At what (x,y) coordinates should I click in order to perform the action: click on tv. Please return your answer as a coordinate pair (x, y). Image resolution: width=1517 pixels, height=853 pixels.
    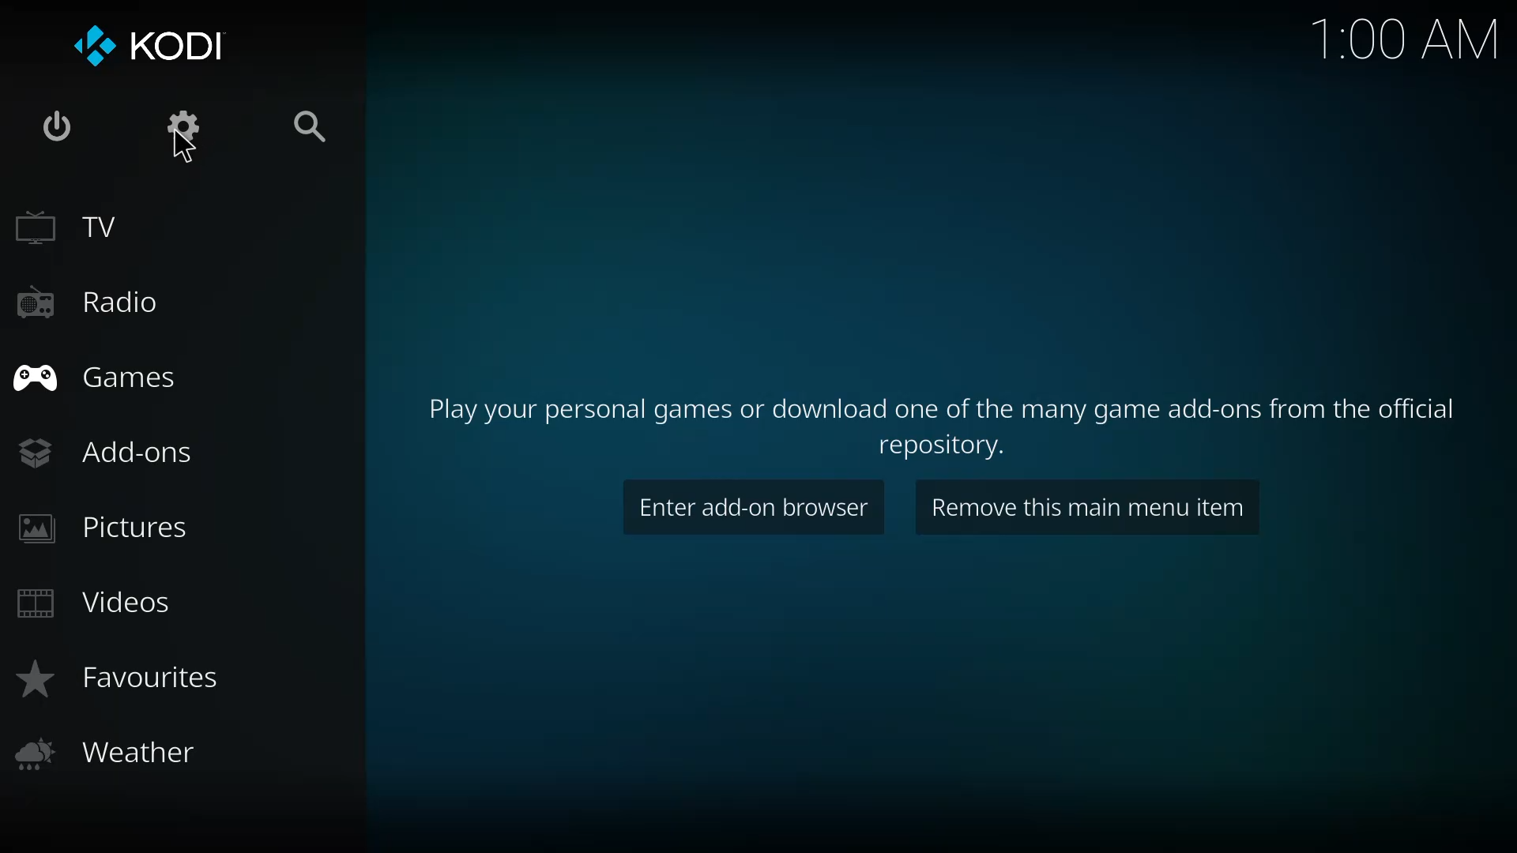
    Looking at the image, I should click on (70, 228).